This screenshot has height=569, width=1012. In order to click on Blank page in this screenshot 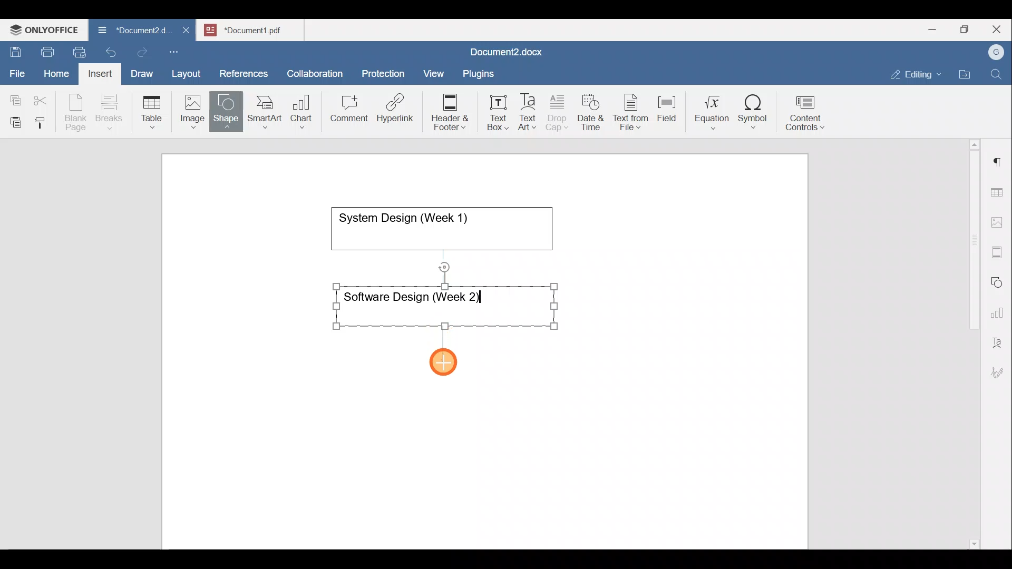, I will do `click(77, 112)`.